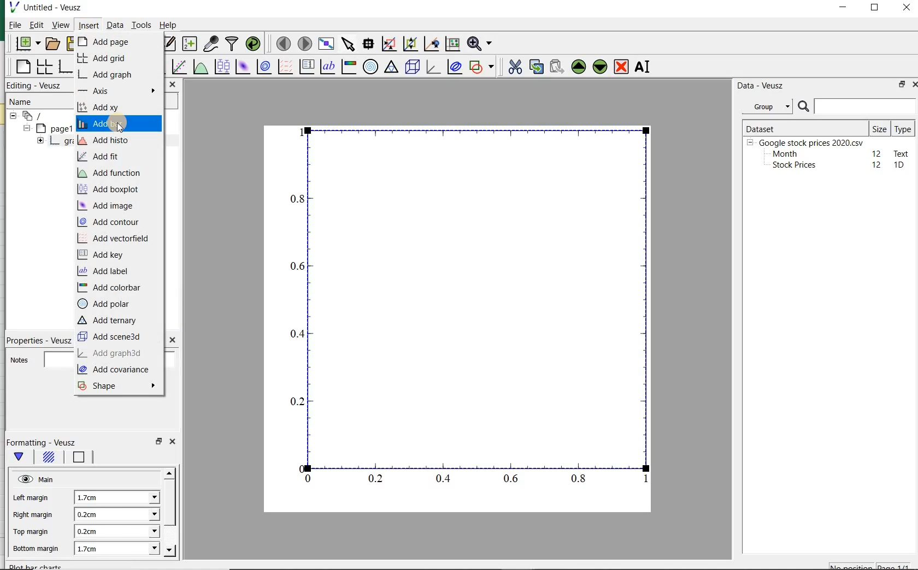  I want to click on close , so click(917, 85).